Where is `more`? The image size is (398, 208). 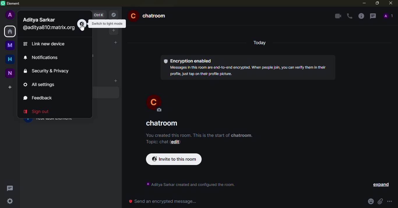 more is located at coordinates (391, 202).